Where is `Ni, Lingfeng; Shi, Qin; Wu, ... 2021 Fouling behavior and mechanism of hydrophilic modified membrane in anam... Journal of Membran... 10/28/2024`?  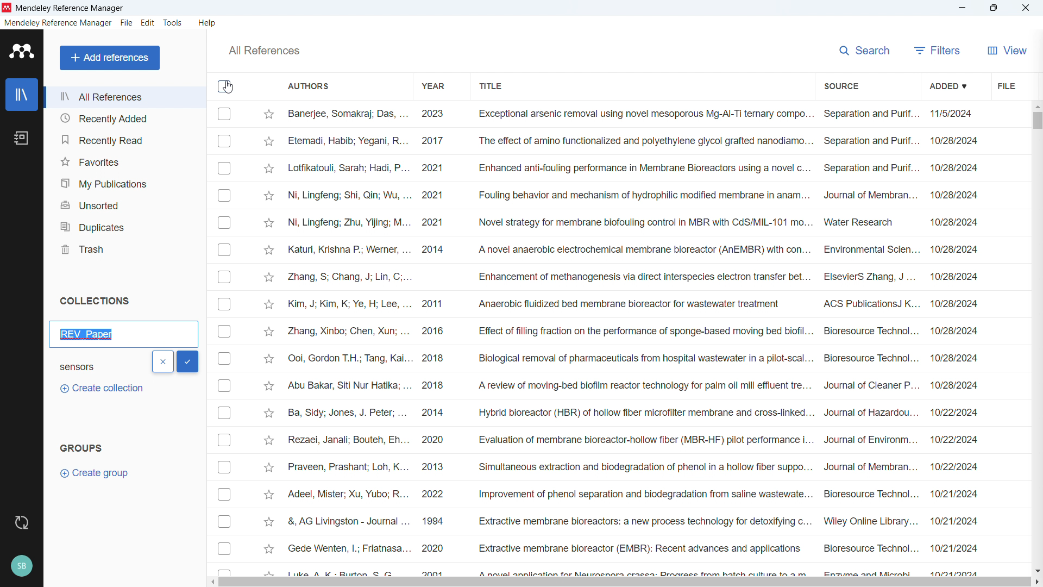 Ni, Lingfeng; Shi, Qin; Wu, ... 2021 Fouling behavior and mechanism of hydrophilic modified membrane in anam... Journal of Membran... 10/28/2024 is located at coordinates (634, 195).